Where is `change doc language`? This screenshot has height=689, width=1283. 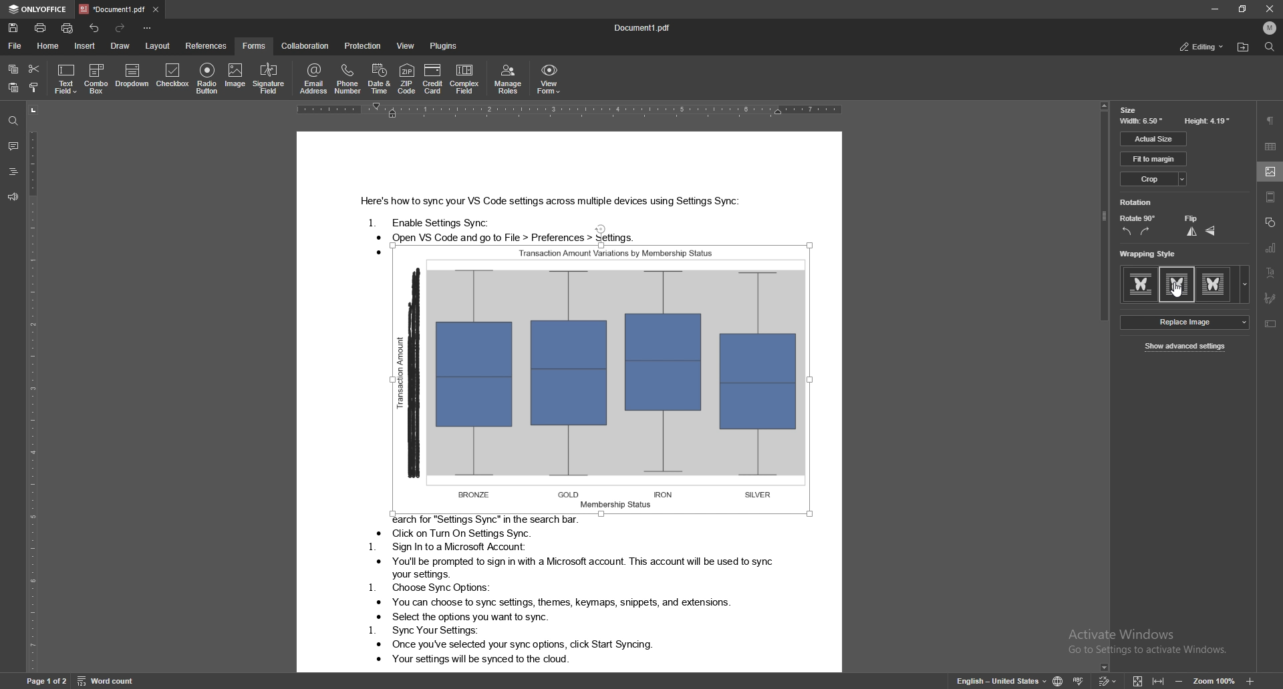
change doc language is located at coordinates (1059, 680).